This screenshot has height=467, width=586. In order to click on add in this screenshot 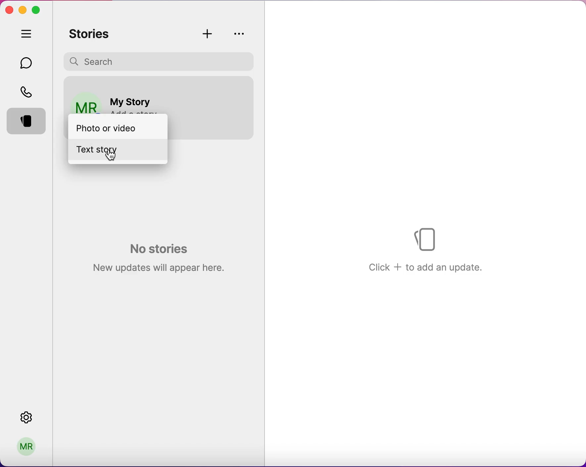, I will do `click(209, 34)`.